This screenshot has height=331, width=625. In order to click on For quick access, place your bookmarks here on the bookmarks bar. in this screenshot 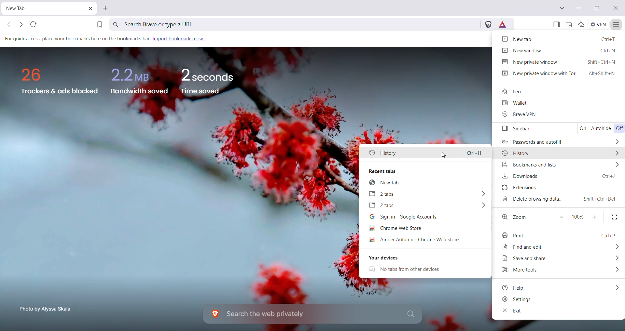, I will do `click(76, 39)`.